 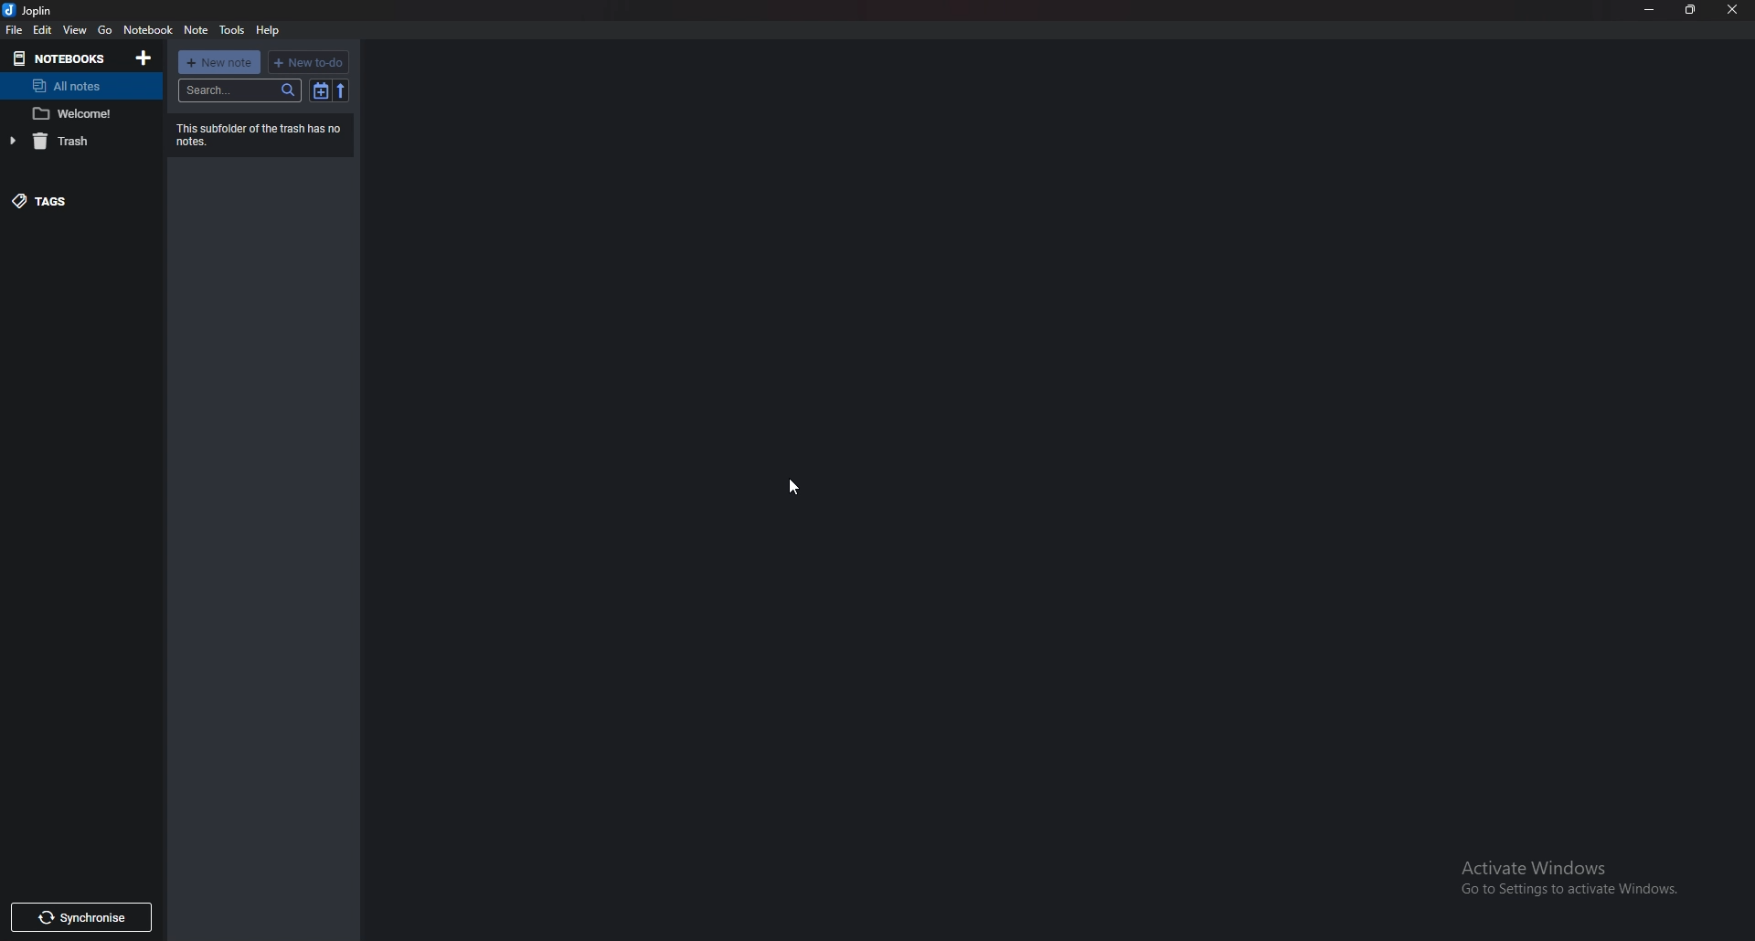 What do you see at coordinates (42, 31) in the screenshot?
I see `edit` at bounding box center [42, 31].